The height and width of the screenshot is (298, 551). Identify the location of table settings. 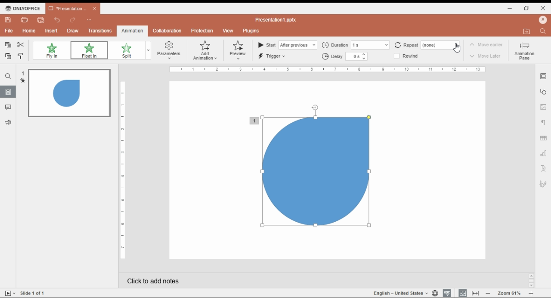
(543, 137).